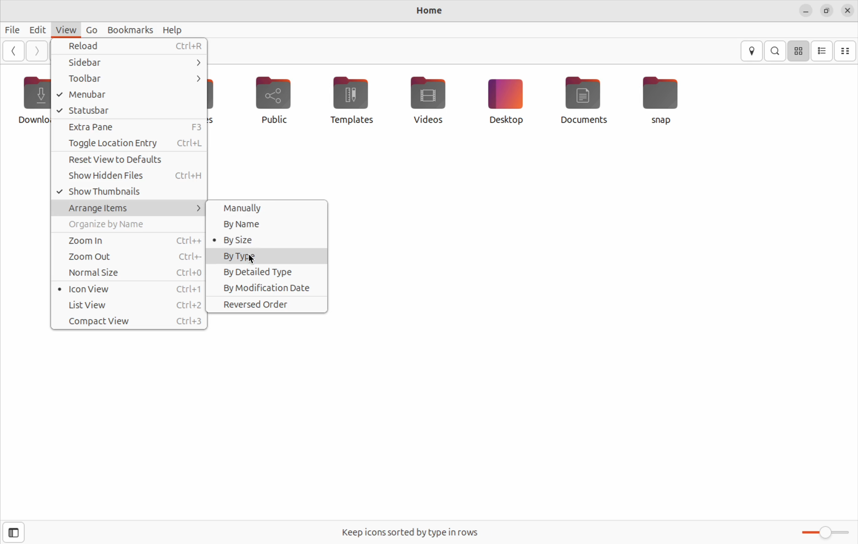 Image resolution: width=858 pixels, height=544 pixels. I want to click on organize by name, so click(131, 224).